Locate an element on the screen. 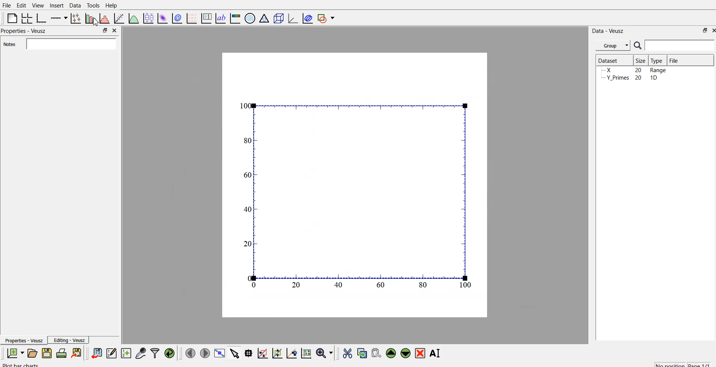  rename the selected widget is located at coordinates (437, 352).